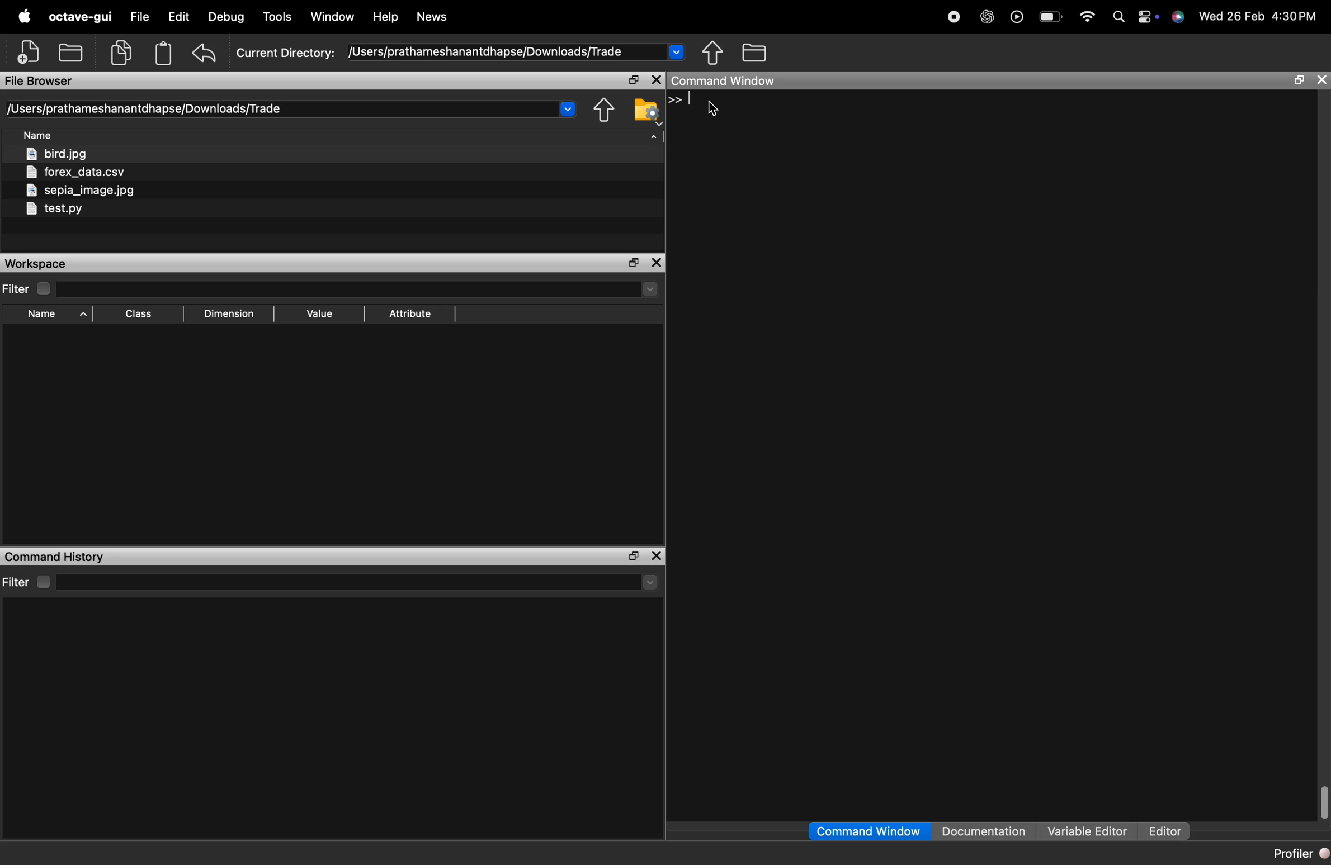 Image resolution: width=1331 pixels, height=865 pixels. I want to click on Wed 26 Feb 4:30PM, so click(1258, 16).